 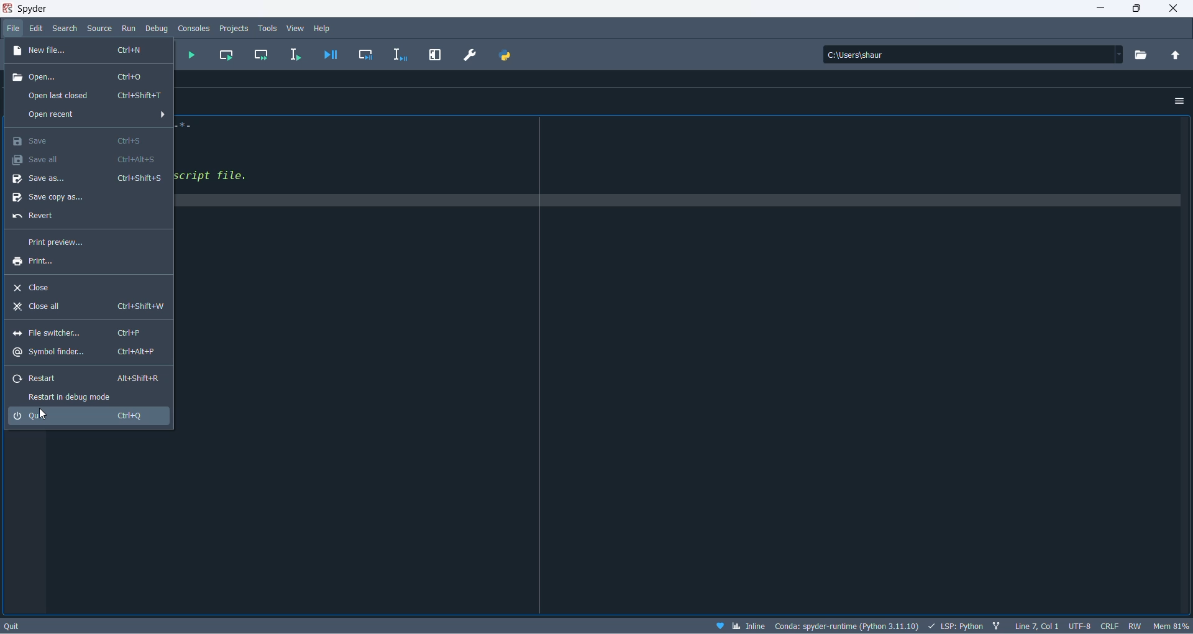 I want to click on restart, so click(x=90, y=378).